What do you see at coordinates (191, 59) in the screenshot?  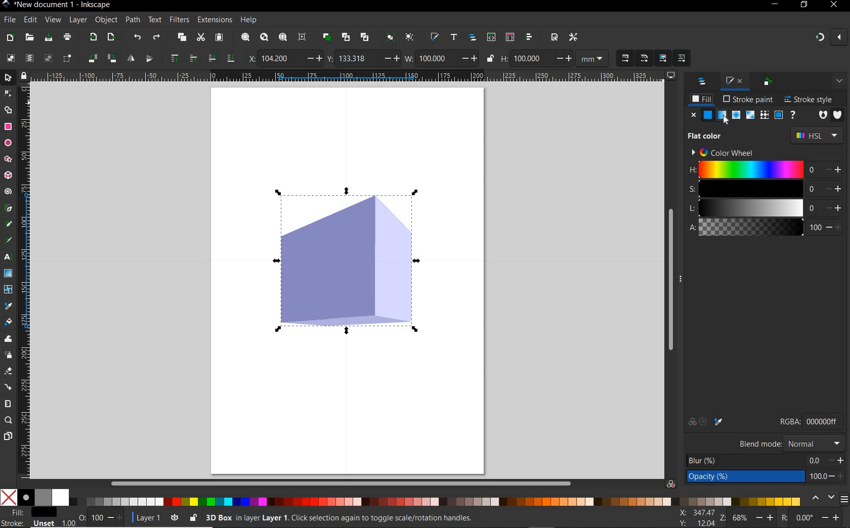 I see `RAISE SELECTION` at bounding box center [191, 59].